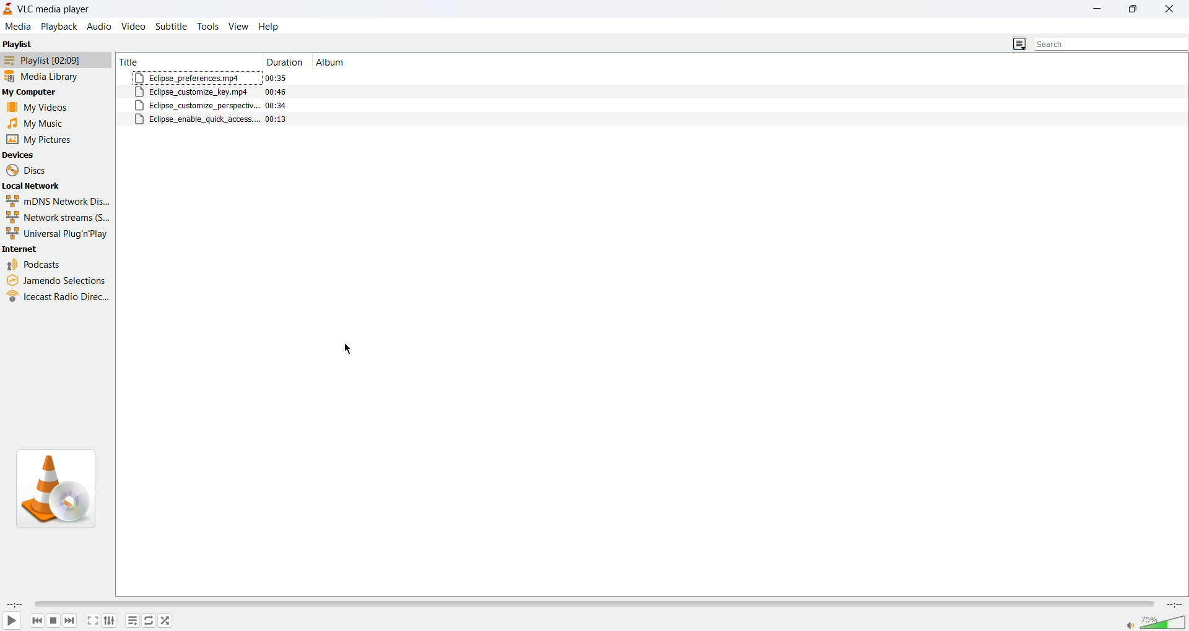  Describe the element at coordinates (57, 61) in the screenshot. I see `playlist` at that location.